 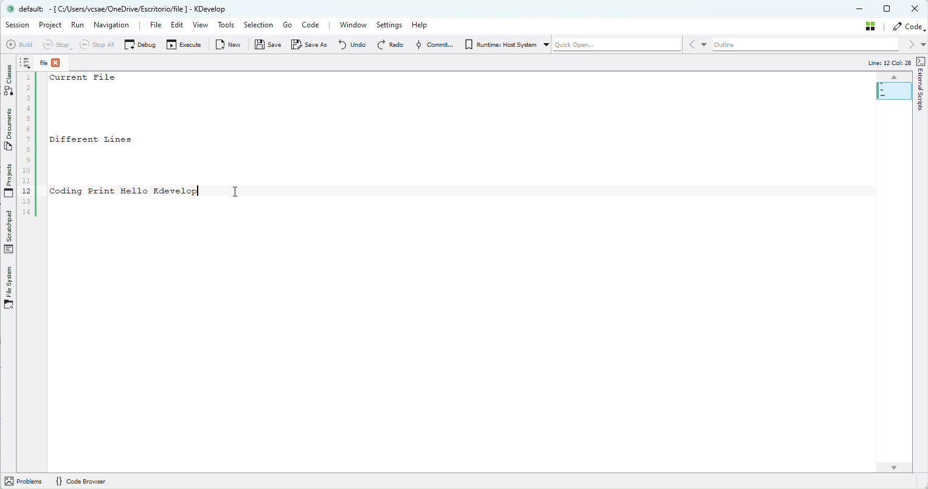 I want to click on External Script, so click(x=921, y=81).